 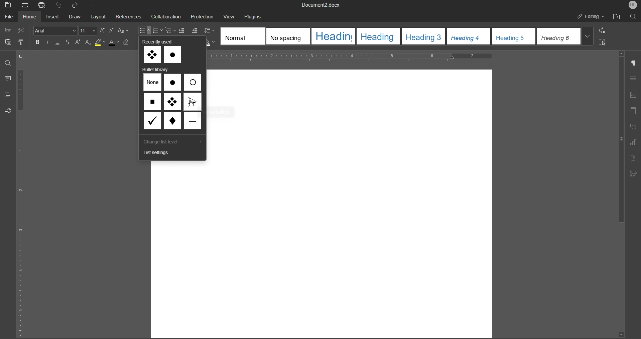 What do you see at coordinates (603, 43) in the screenshot?
I see `Select All` at bounding box center [603, 43].